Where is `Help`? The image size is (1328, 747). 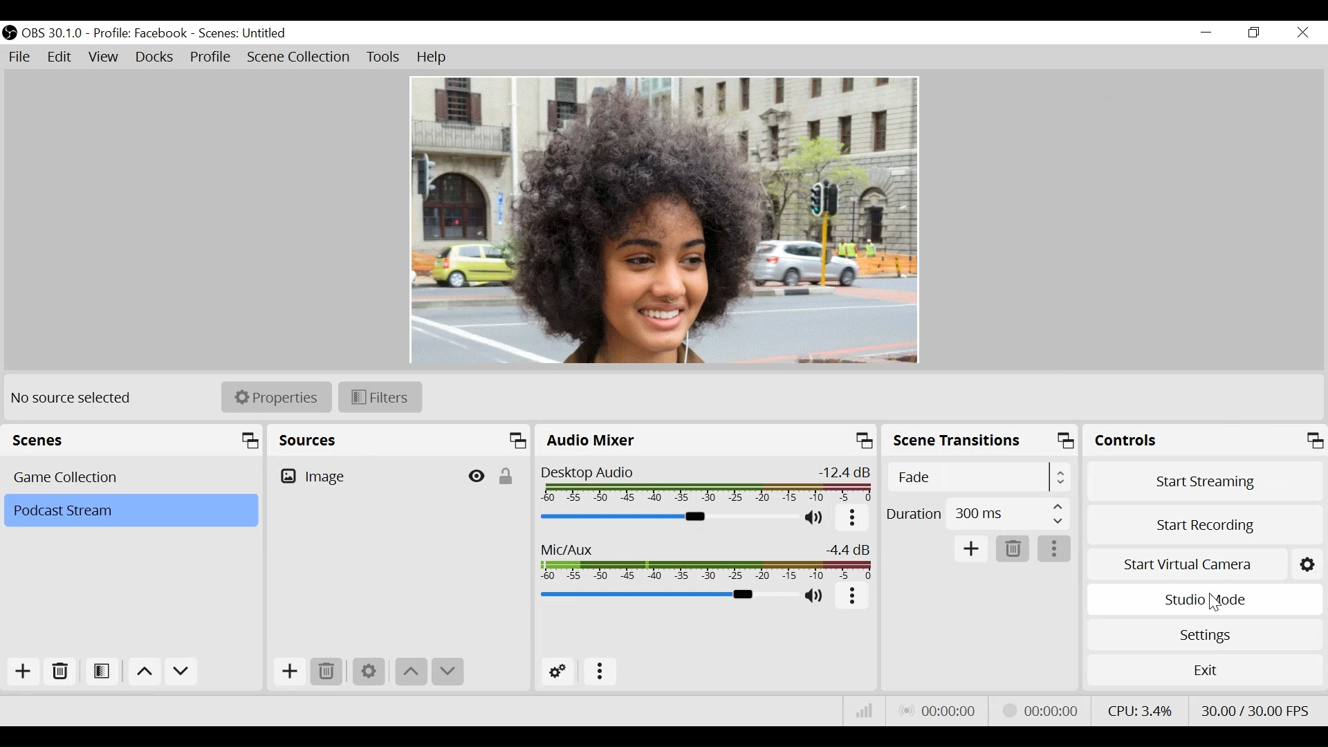 Help is located at coordinates (434, 58).